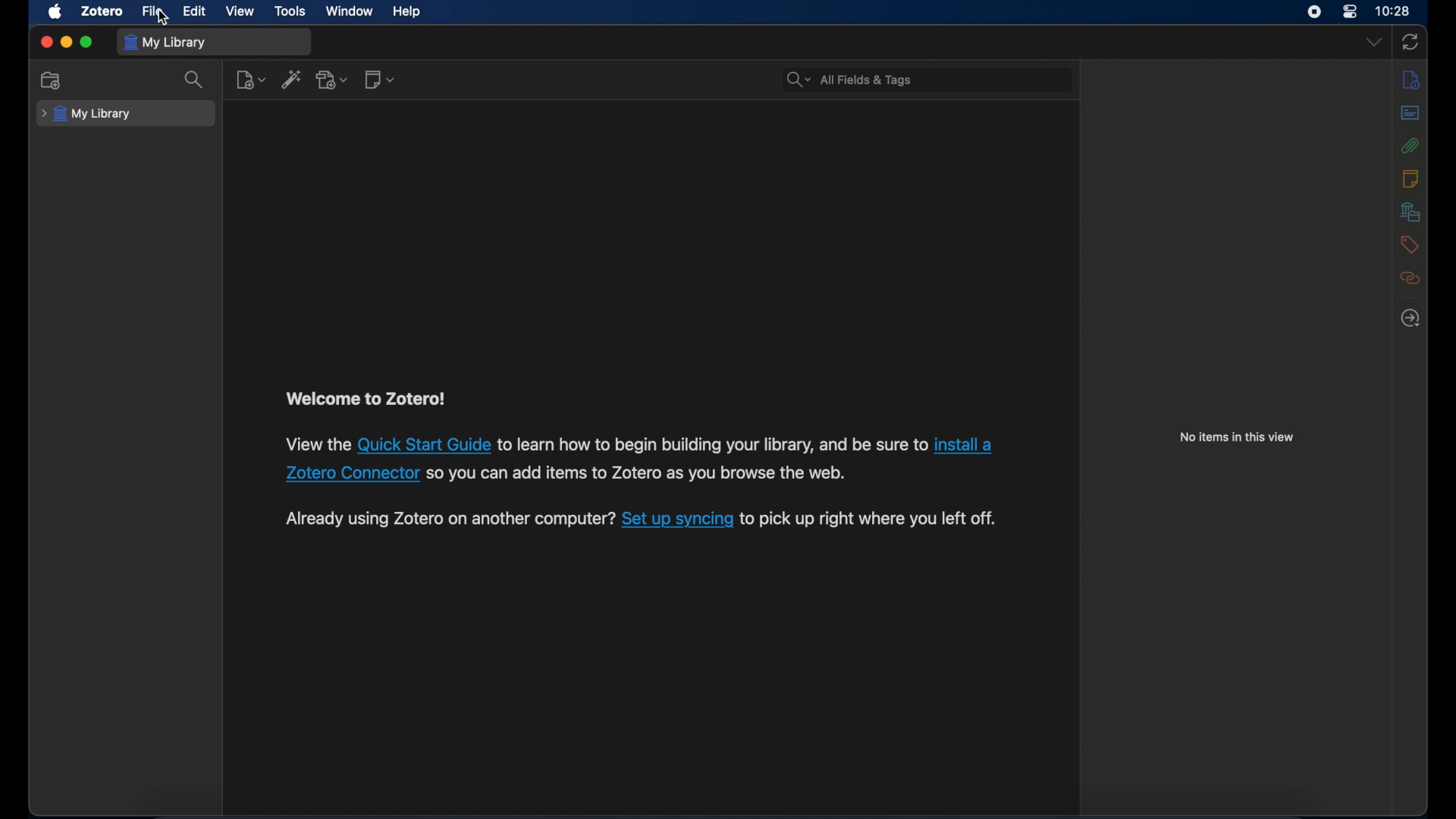 This screenshot has height=819, width=1456. Describe the element at coordinates (1238, 437) in the screenshot. I see `no items in this view` at that location.